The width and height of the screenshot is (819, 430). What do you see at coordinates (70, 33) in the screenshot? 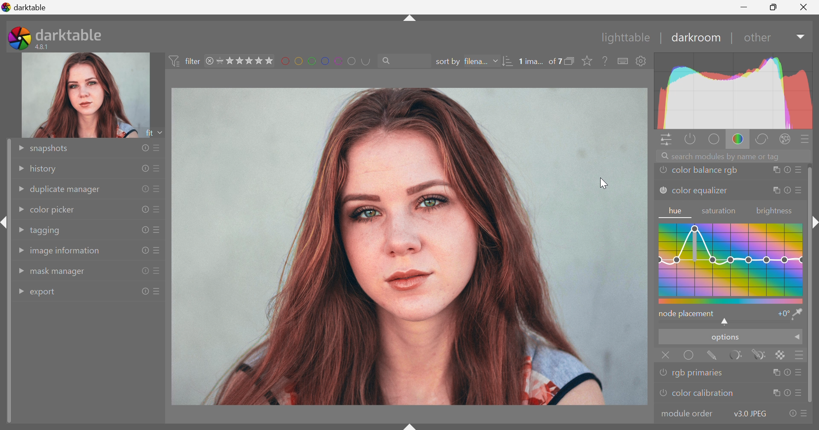
I see `darktable` at bounding box center [70, 33].